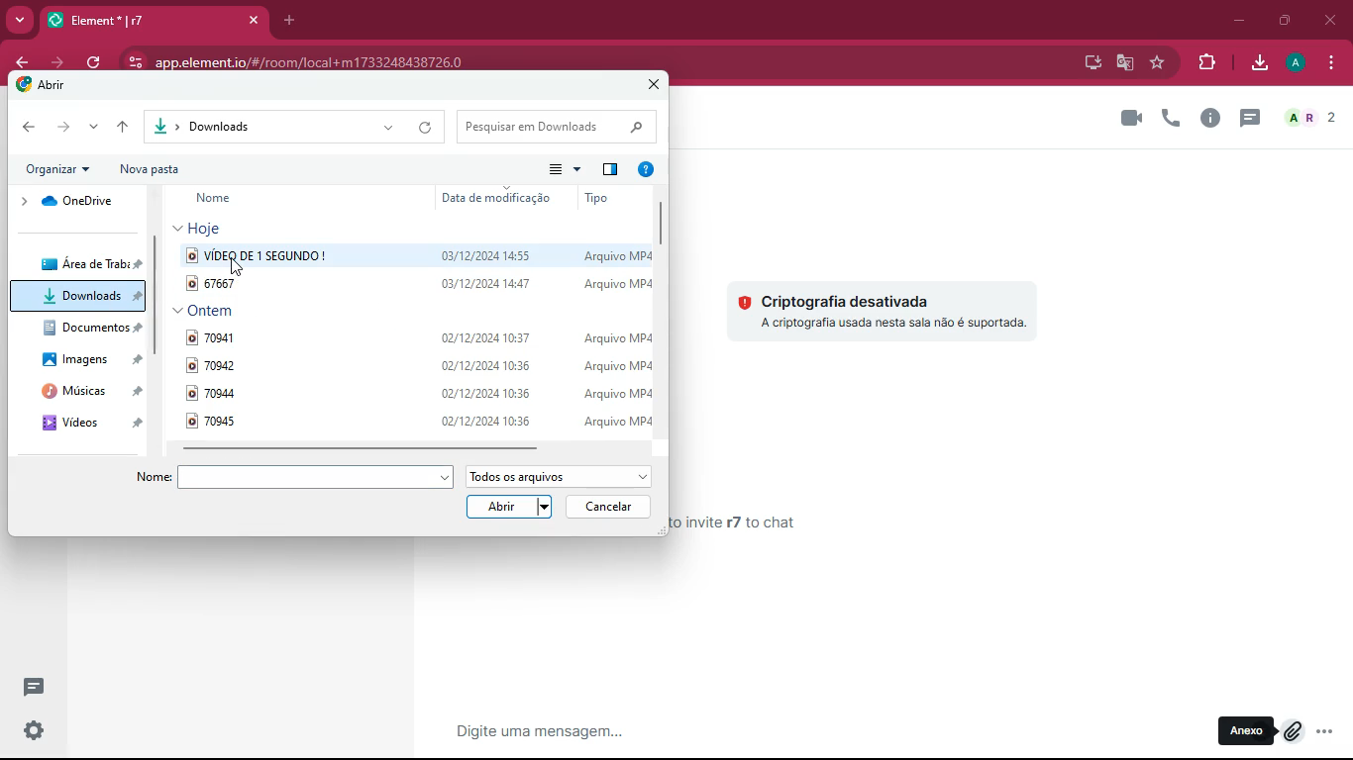 Image resolution: width=1353 pixels, height=760 pixels. Describe the element at coordinates (293, 127) in the screenshot. I see `downloads` at that location.